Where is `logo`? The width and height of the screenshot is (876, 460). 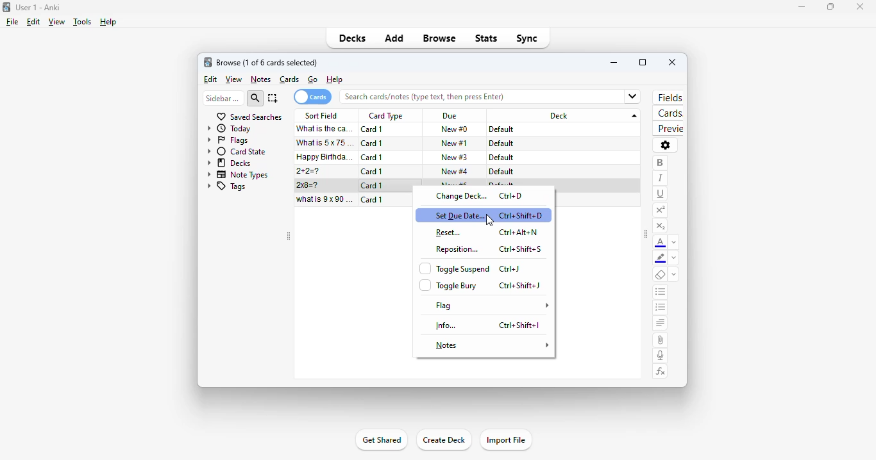 logo is located at coordinates (6, 6).